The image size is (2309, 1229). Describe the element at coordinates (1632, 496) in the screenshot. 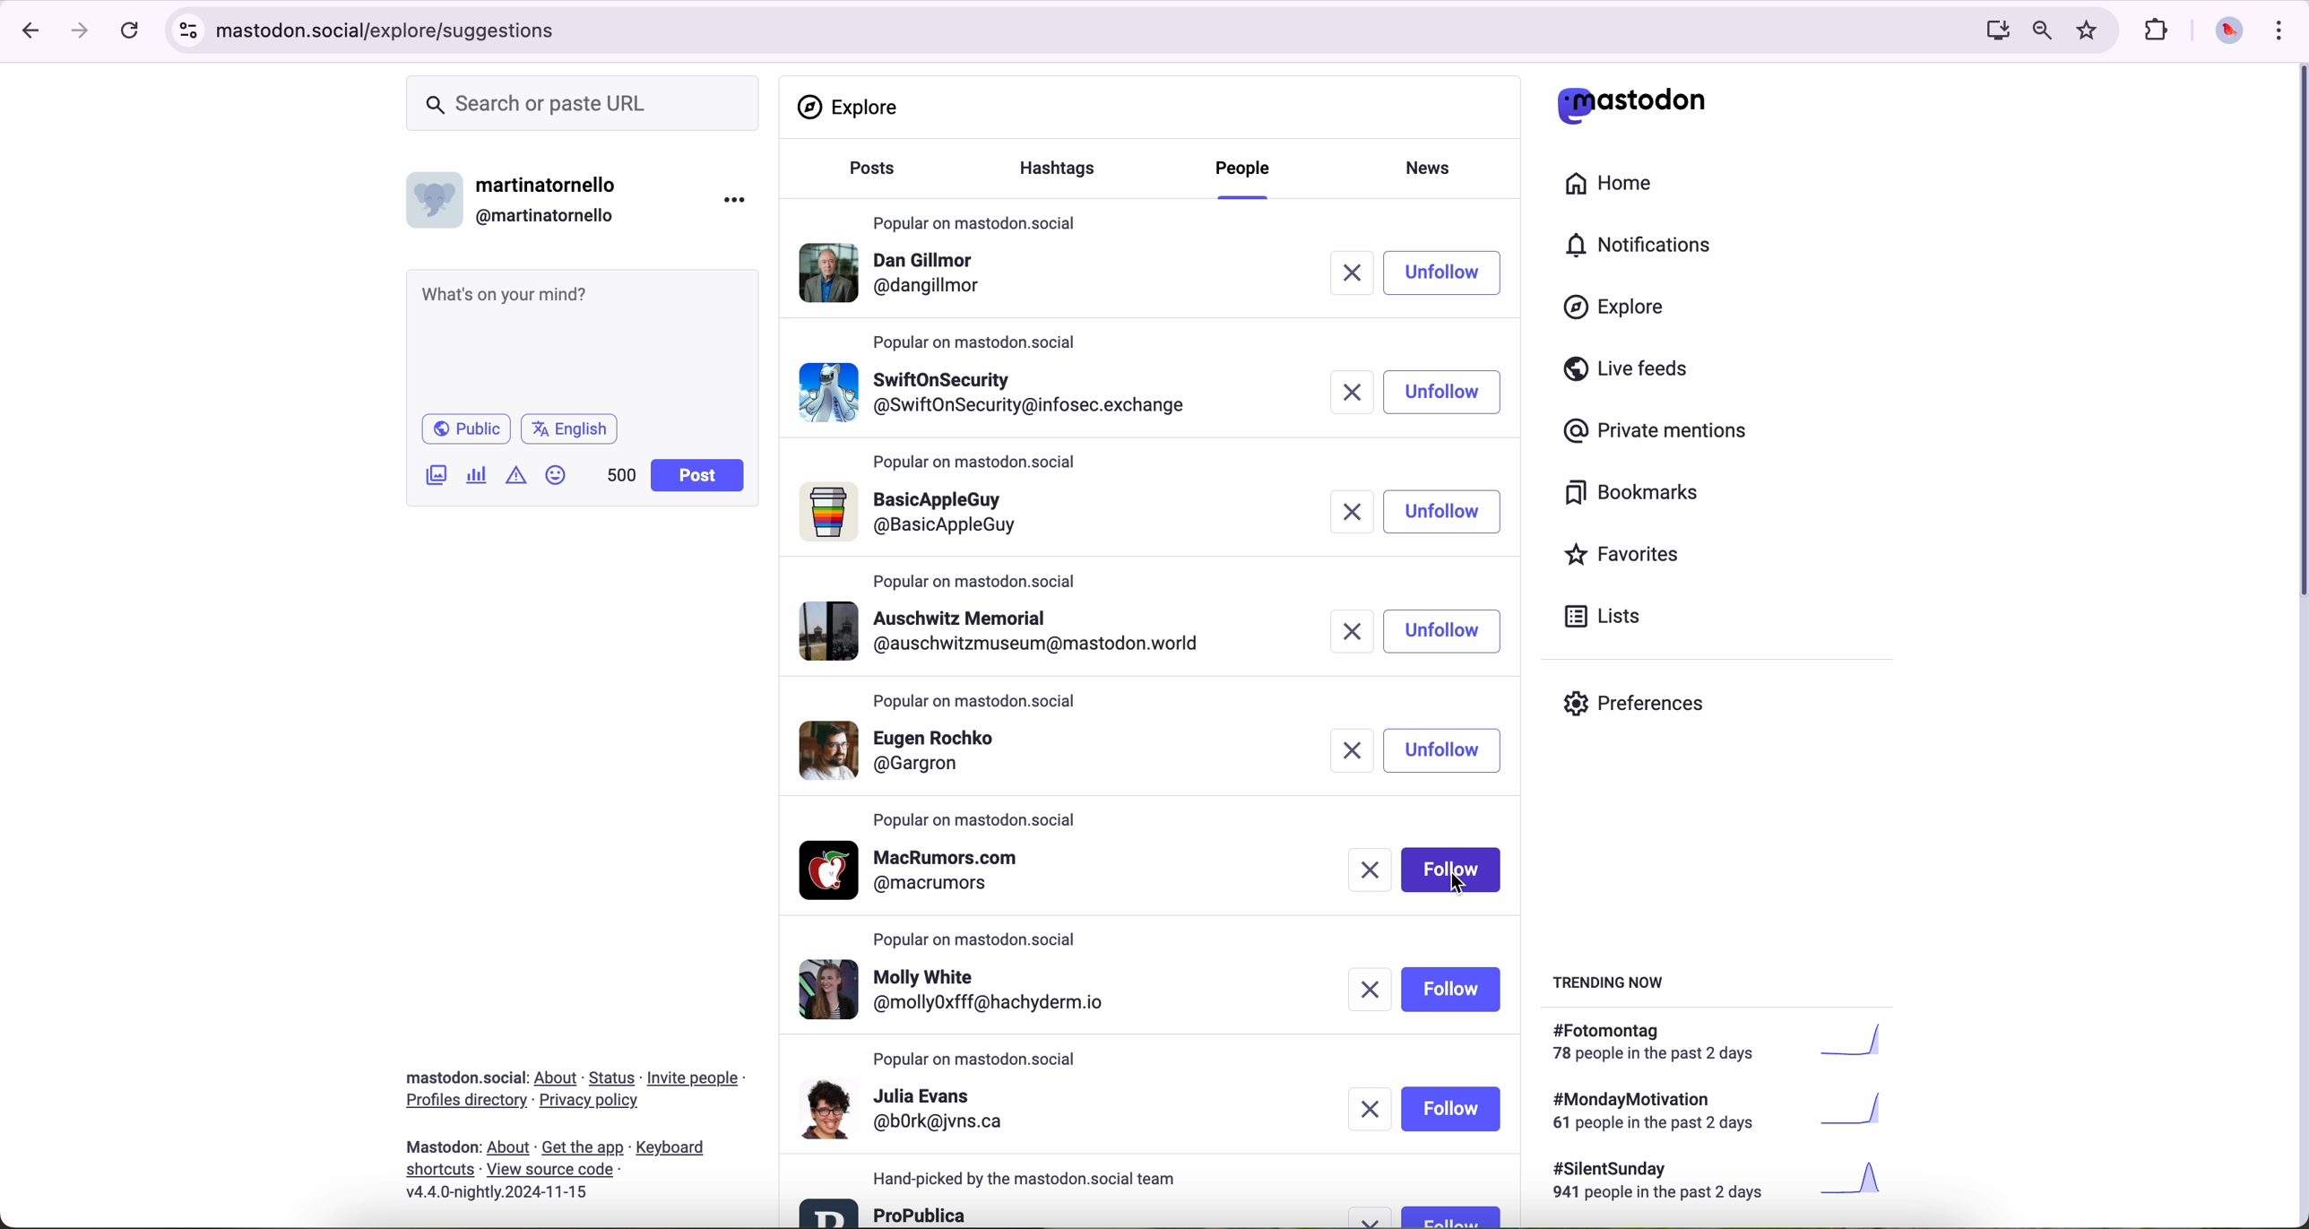

I see `bookmarks` at that location.